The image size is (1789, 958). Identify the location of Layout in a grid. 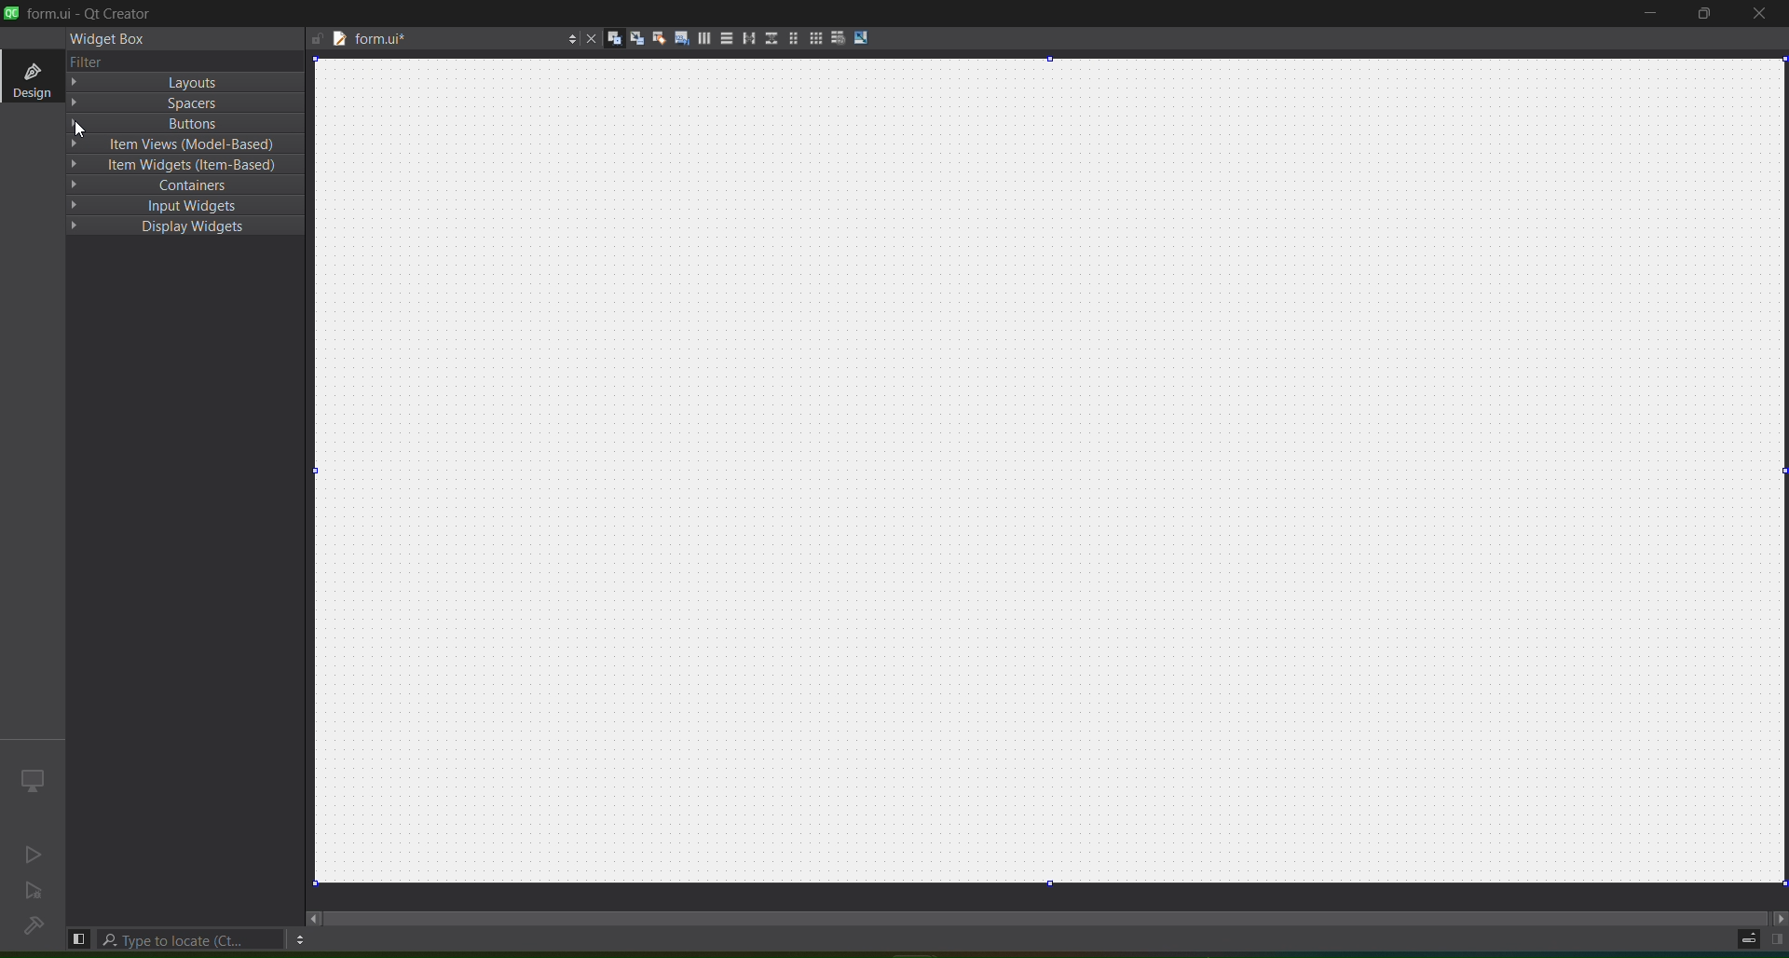
(814, 38).